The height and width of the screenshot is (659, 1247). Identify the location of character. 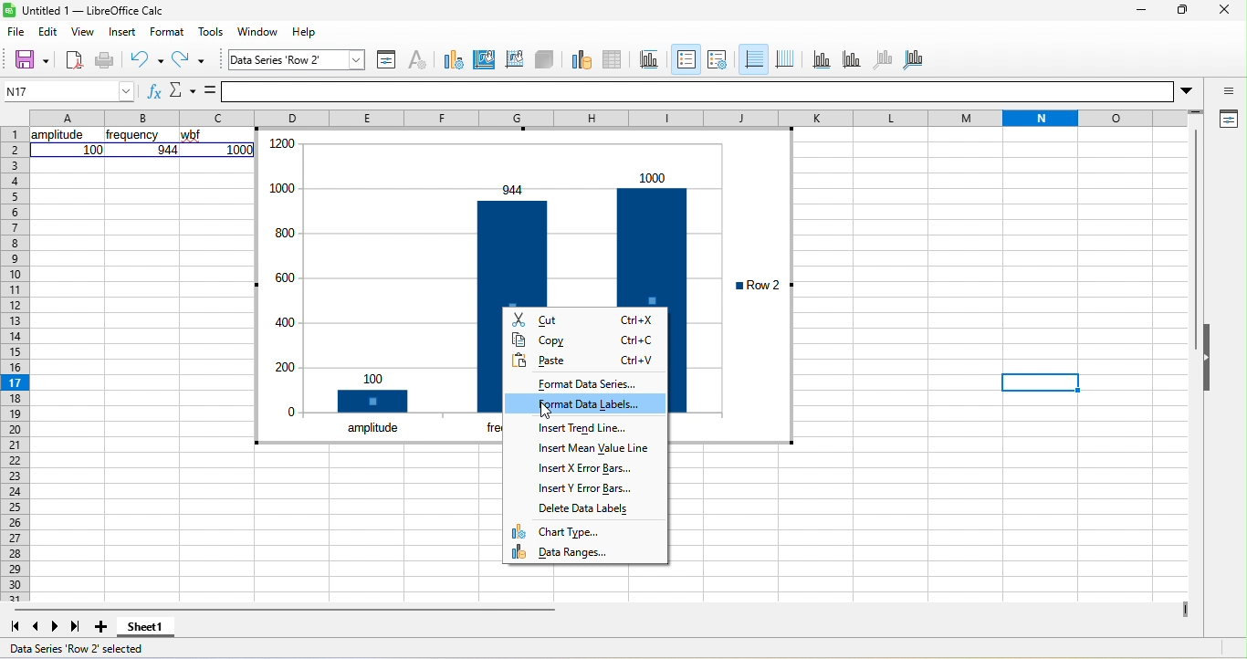
(419, 59).